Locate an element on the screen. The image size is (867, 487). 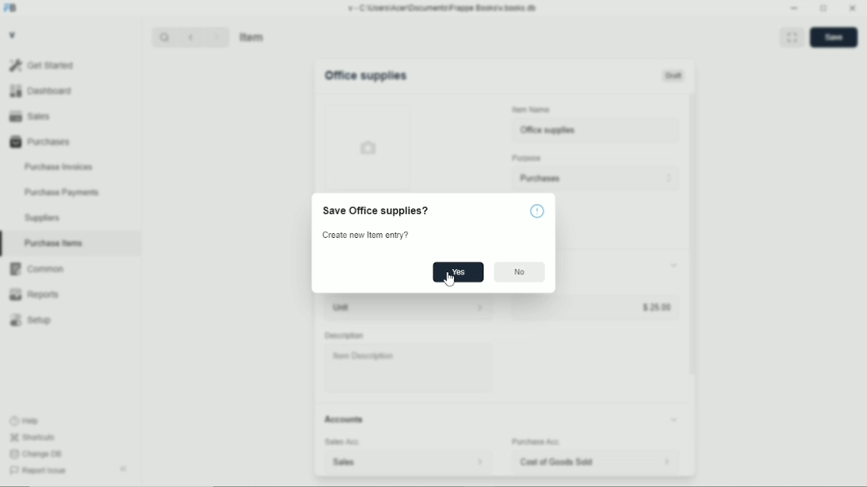
v-C:\Users\Acer\Documents\Frappe books\v.books.db is located at coordinates (443, 8).